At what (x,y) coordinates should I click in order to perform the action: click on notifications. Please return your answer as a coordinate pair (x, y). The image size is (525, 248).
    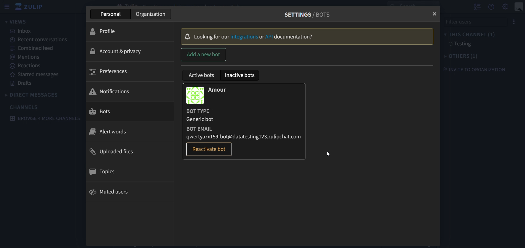
    Looking at the image, I should click on (112, 91).